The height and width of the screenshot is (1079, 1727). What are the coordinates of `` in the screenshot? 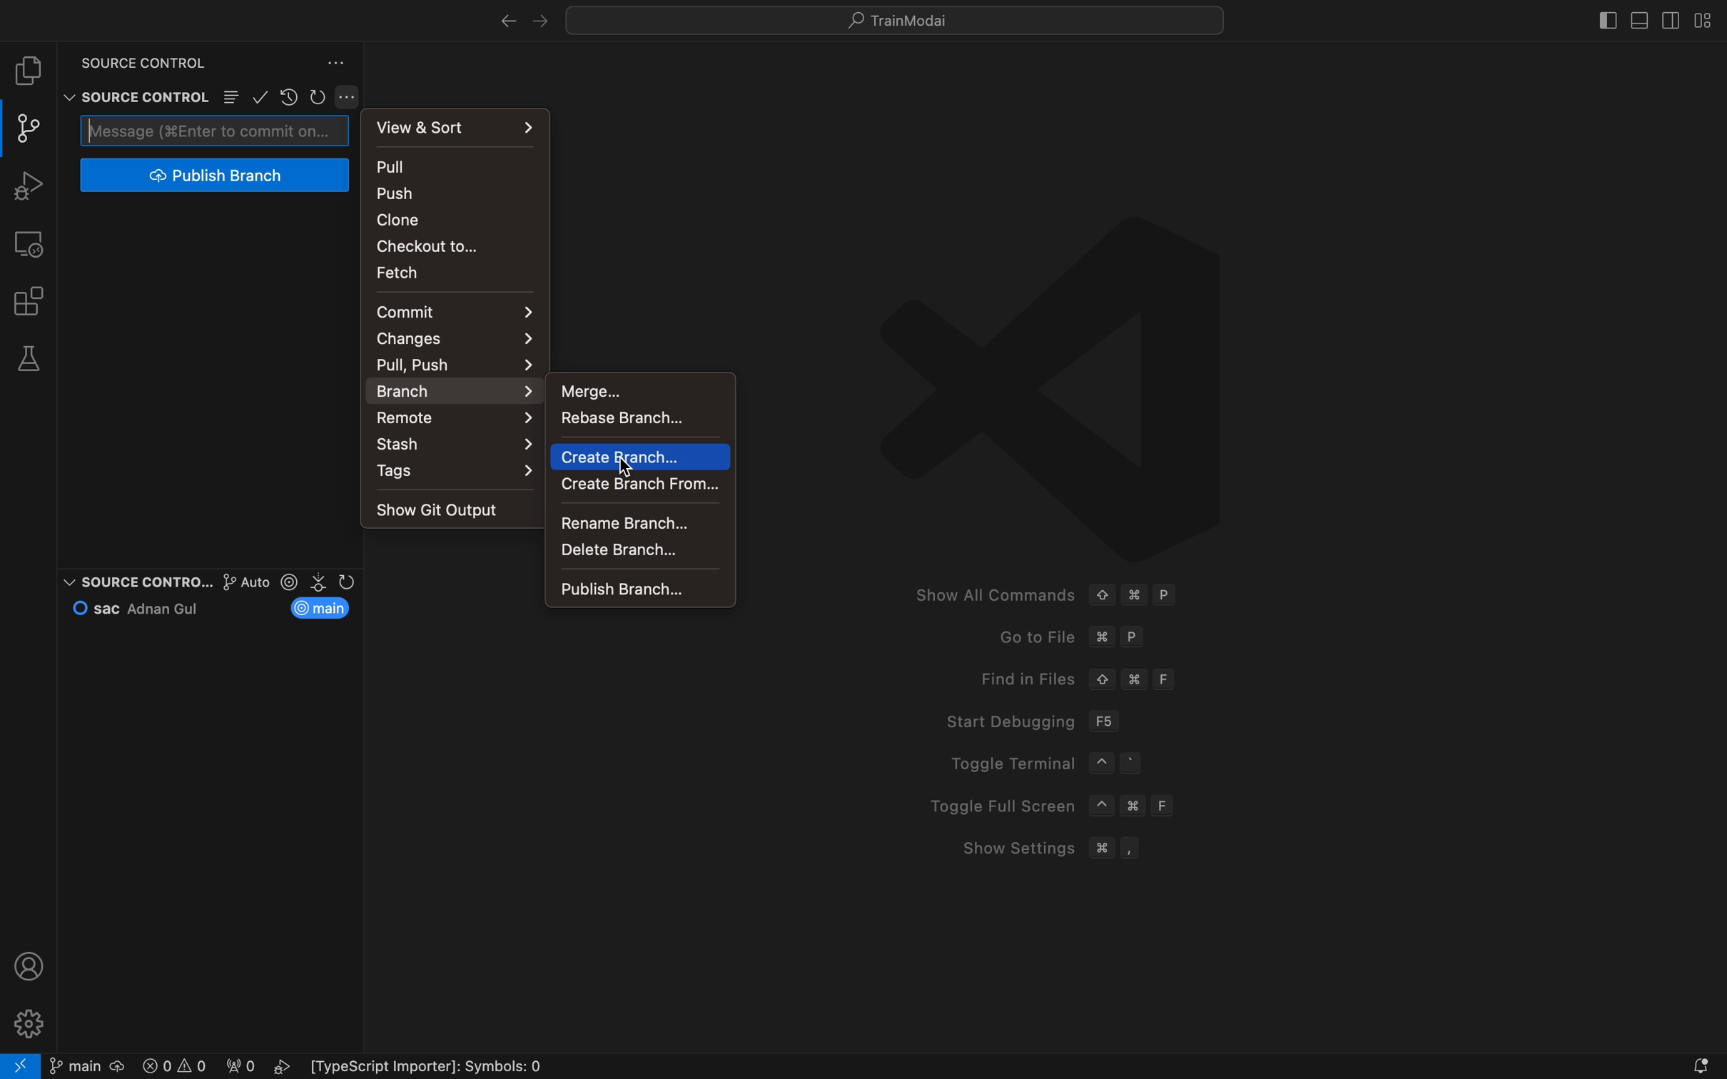 It's located at (448, 363).